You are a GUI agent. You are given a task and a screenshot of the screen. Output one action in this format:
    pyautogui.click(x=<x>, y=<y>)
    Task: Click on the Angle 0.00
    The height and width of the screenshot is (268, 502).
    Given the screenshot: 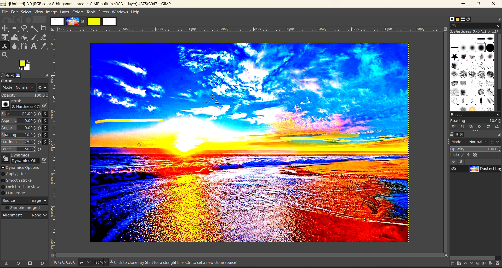 What is the action you would take?
    pyautogui.click(x=19, y=128)
    